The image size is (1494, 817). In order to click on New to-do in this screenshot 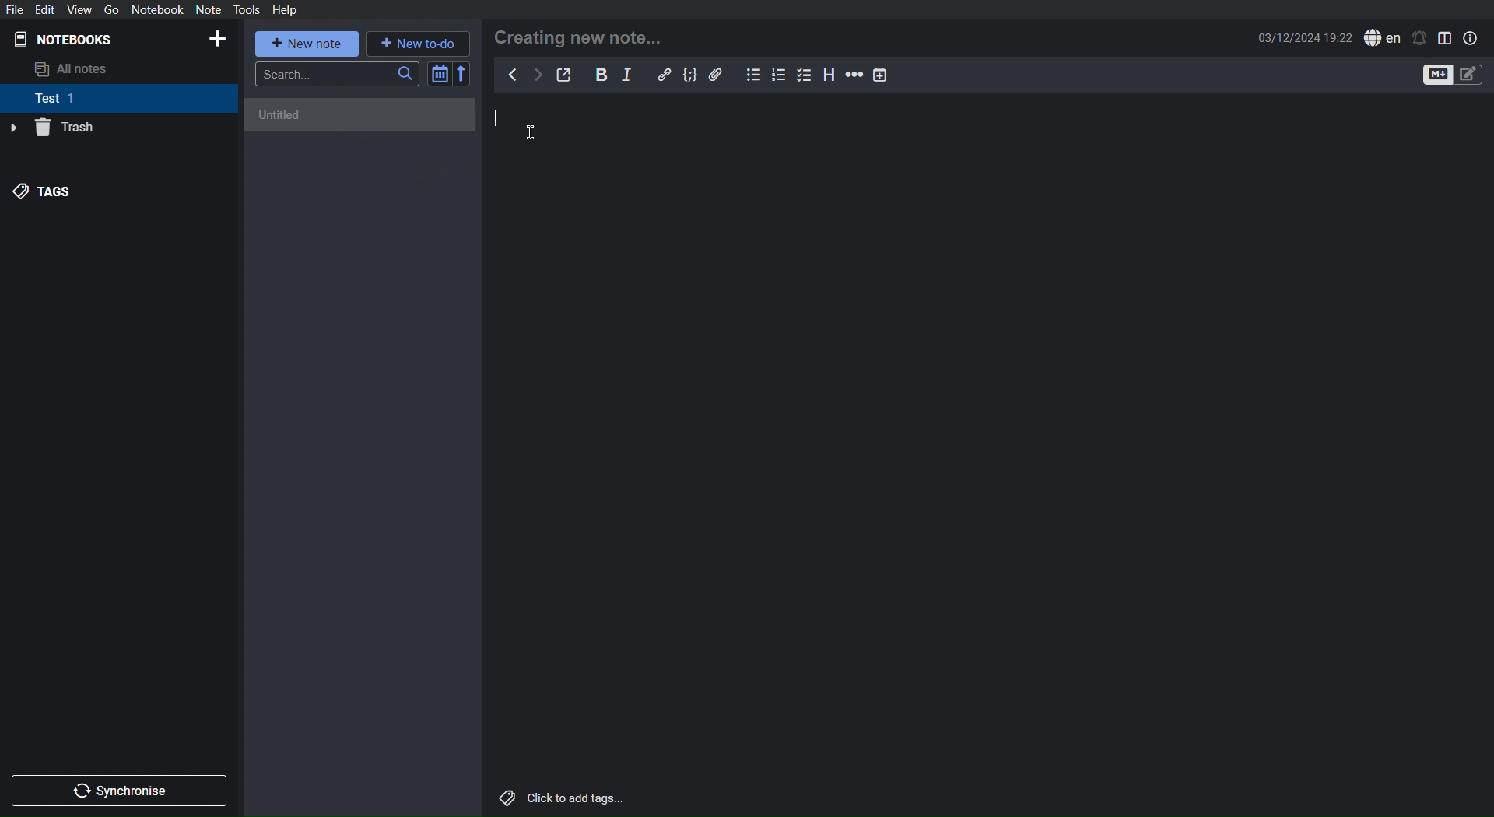, I will do `click(419, 44)`.